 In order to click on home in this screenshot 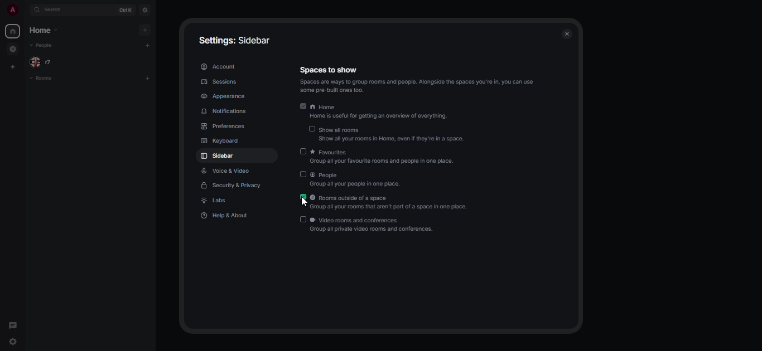, I will do `click(43, 31)`.